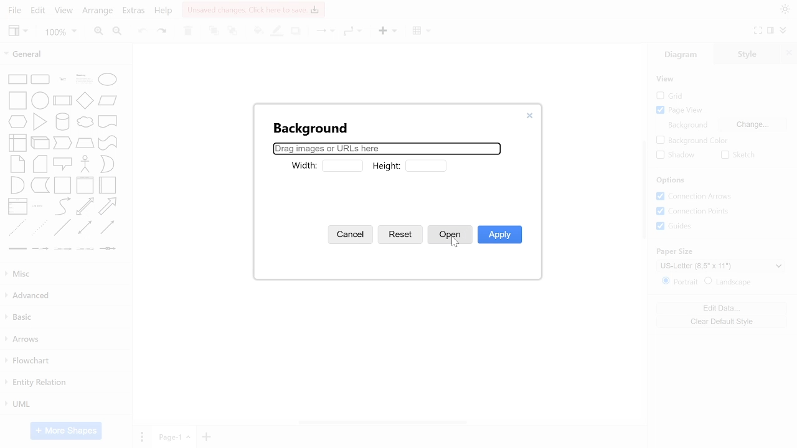 Image resolution: width=797 pixels, height=448 pixels. Describe the element at coordinates (384, 422) in the screenshot. I see `horizontal scrollbar` at that location.